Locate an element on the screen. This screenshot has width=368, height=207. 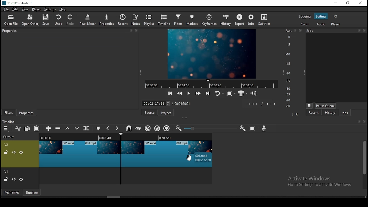
toggle player after looping is located at coordinates (219, 93).